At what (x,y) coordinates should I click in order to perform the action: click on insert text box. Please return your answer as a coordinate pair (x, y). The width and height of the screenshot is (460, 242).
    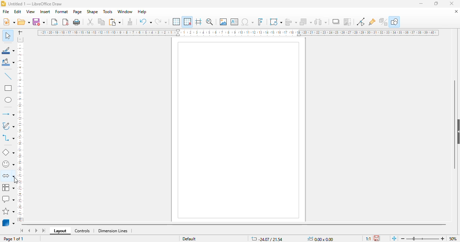
    Looking at the image, I should click on (235, 22).